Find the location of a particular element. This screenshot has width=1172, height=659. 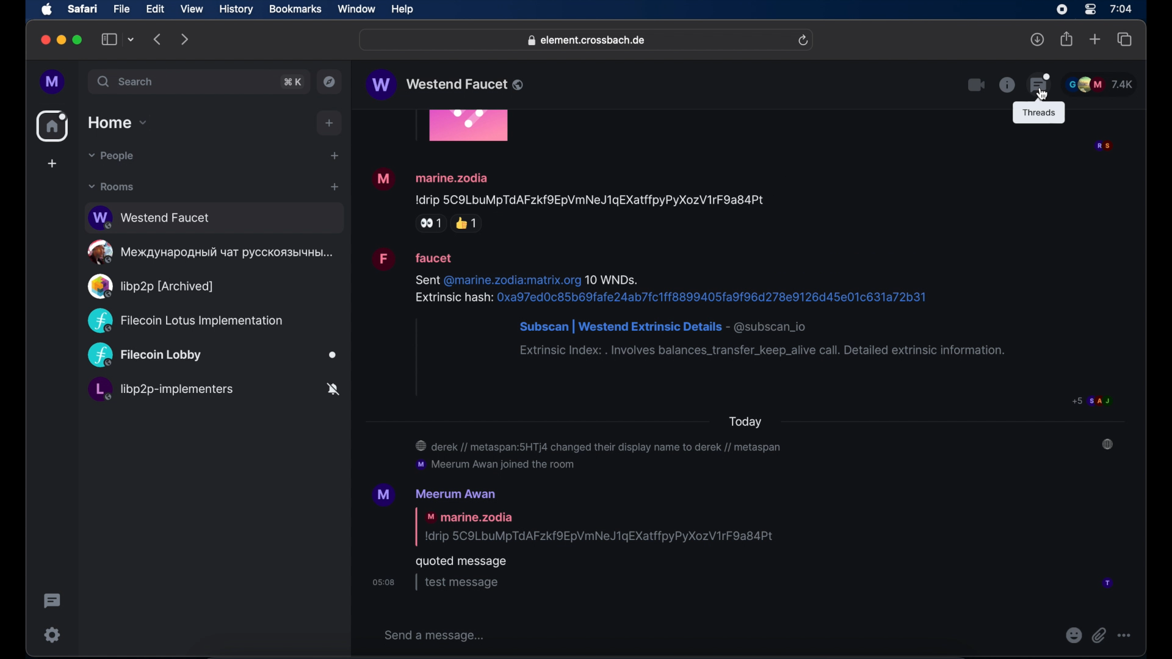

show tab overview is located at coordinates (108, 39).